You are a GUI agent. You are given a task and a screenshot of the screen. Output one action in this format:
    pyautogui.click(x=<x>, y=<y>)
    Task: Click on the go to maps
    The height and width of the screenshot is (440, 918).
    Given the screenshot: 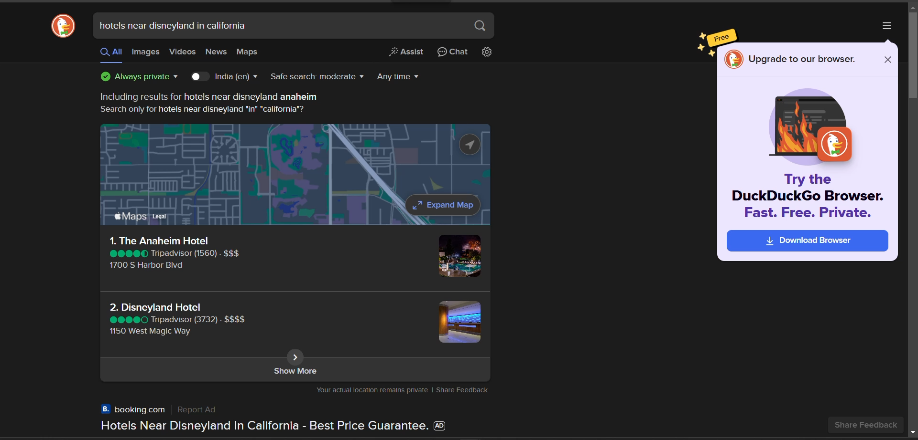 What is the action you would take?
    pyautogui.click(x=297, y=356)
    